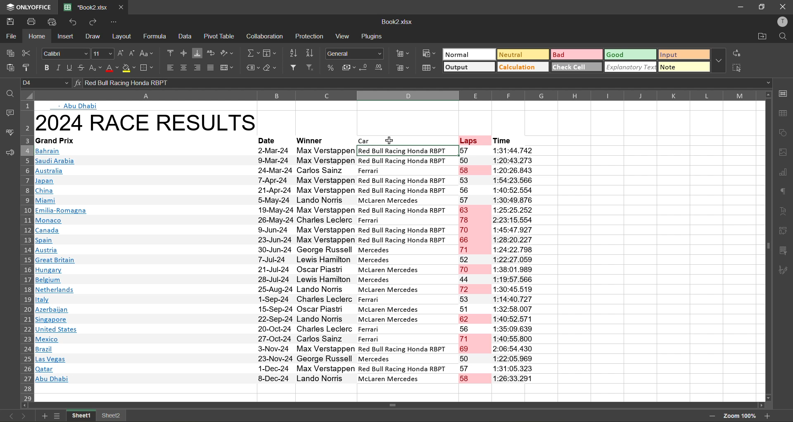  I want to click on data, so click(187, 37).